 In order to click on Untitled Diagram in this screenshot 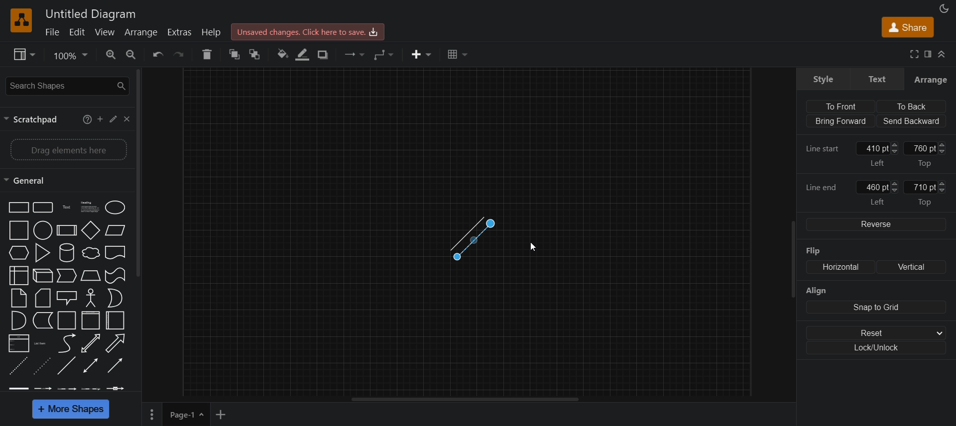, I will do `click(91, 14)`.